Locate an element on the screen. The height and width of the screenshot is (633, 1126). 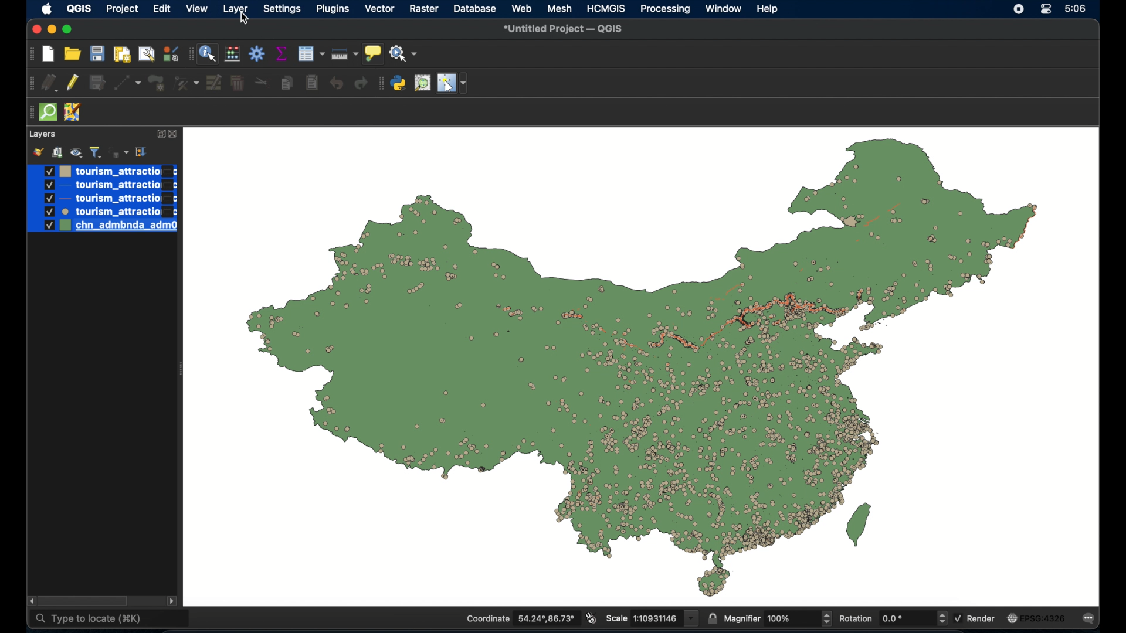
open layout manager is located at coordinates (147, 54).